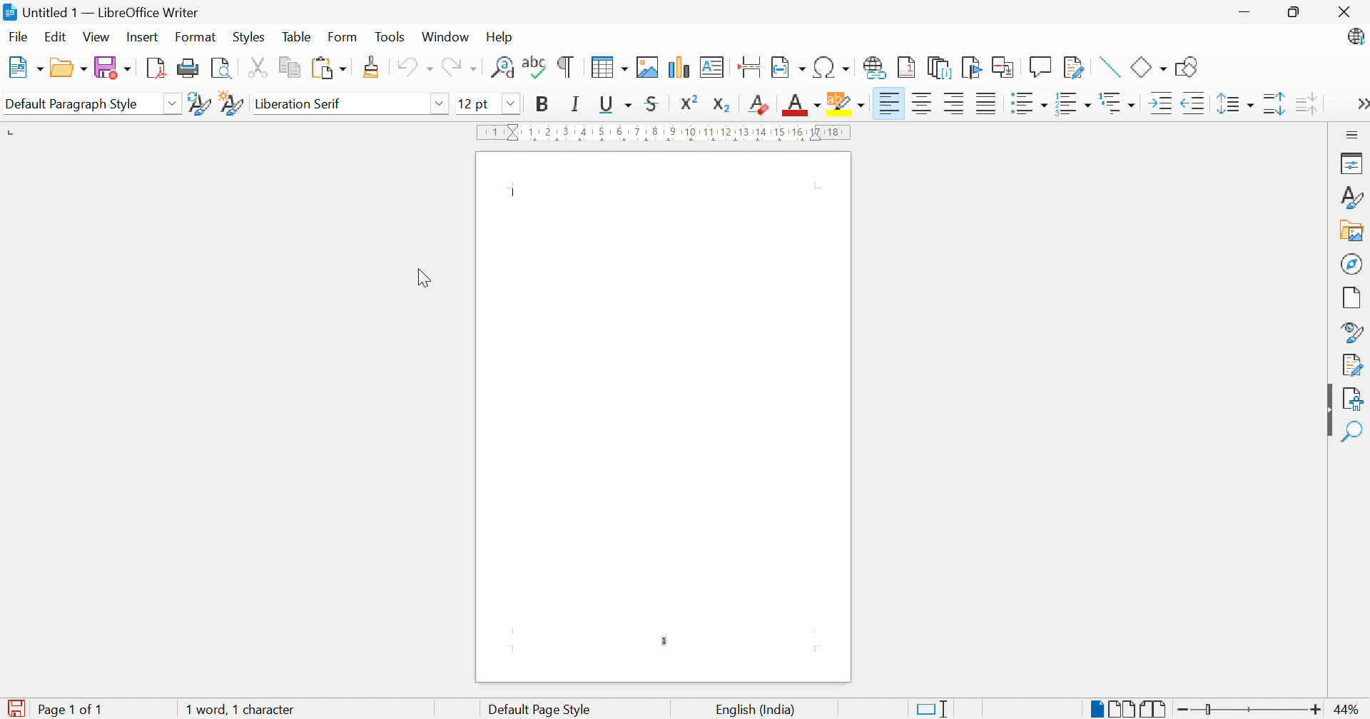 The height and width of the screenshot is (719, 1370). What do you see at coordinates (112, 67) in the screenshot?
I see `Save` at bounding box center [112, 67].